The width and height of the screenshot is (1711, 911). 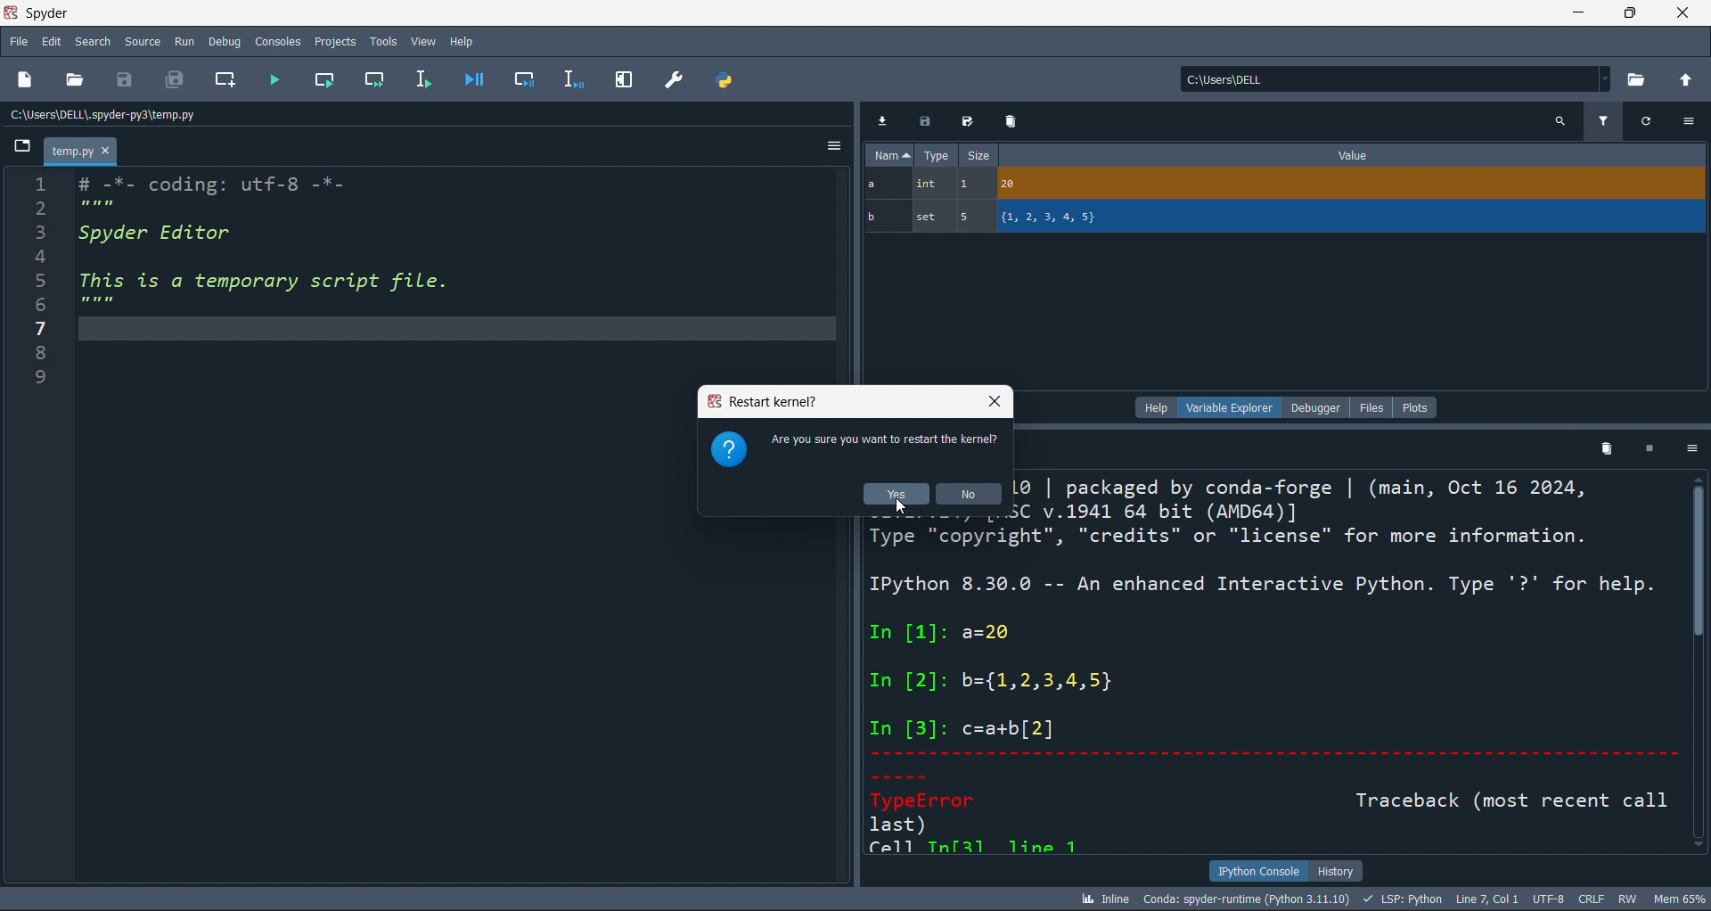 I want to click on a, int, 1, 20, so click(x=1285, y=184).